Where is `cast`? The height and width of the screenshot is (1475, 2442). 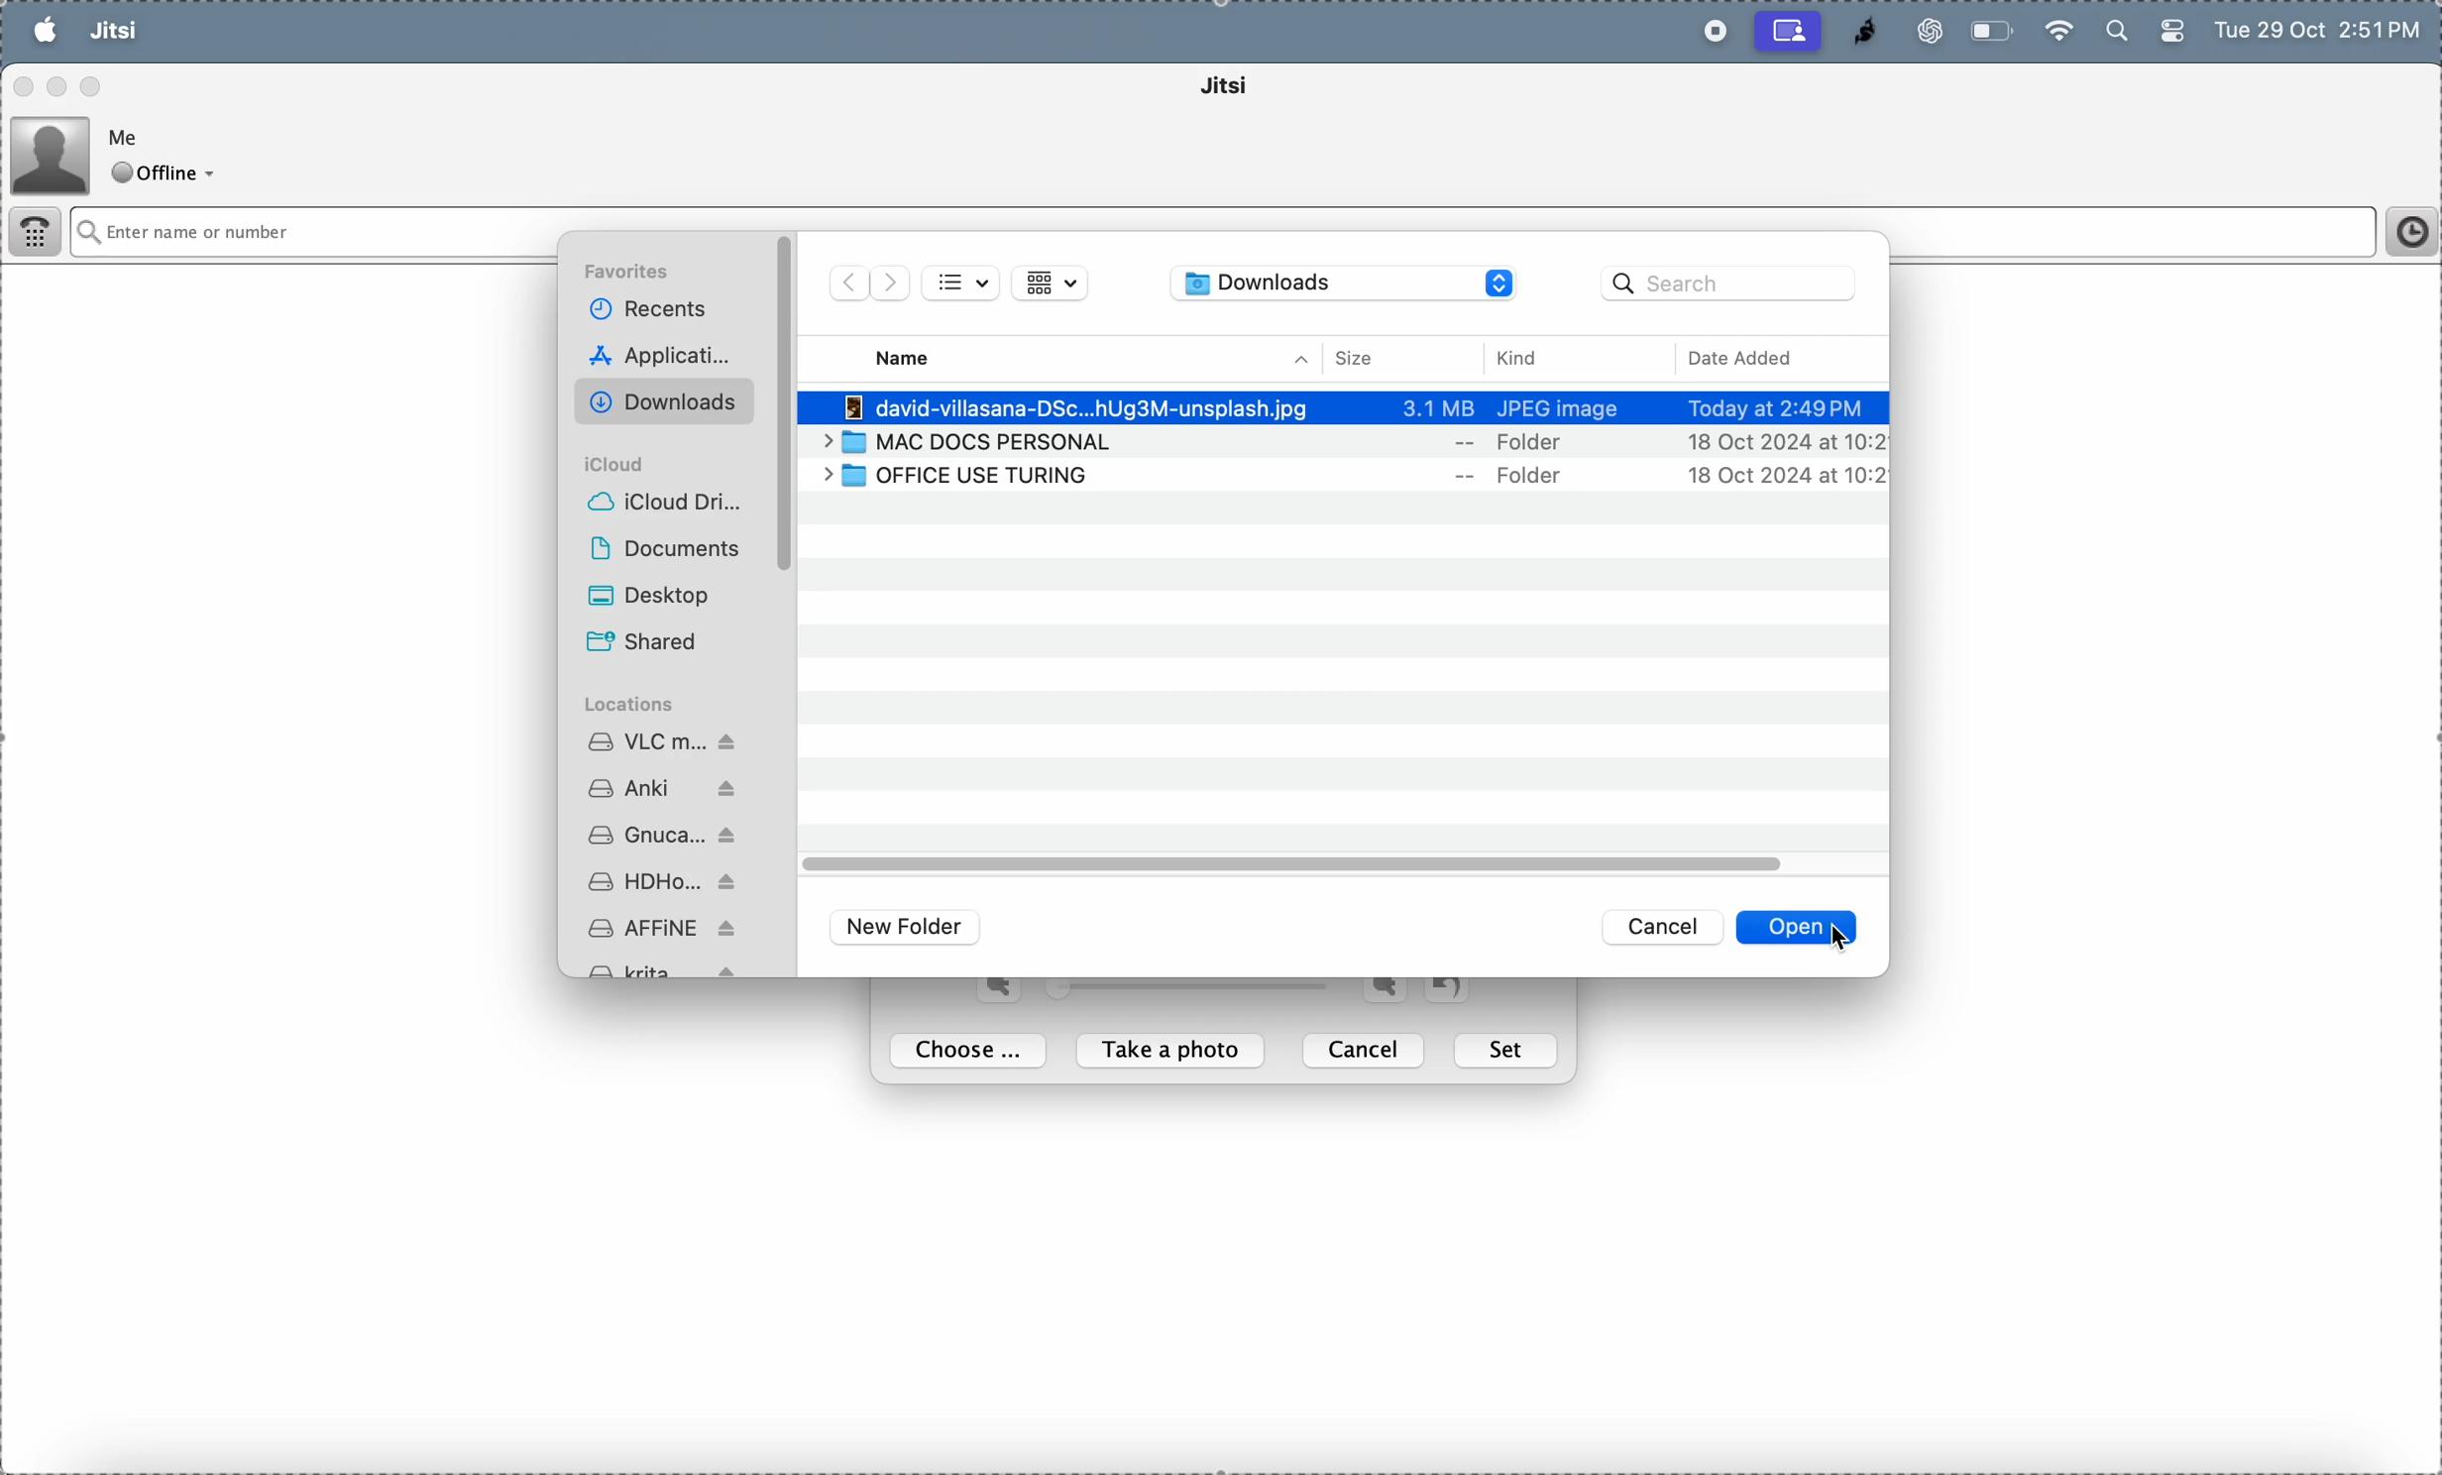 cast is located at coordinates (1789, 31).